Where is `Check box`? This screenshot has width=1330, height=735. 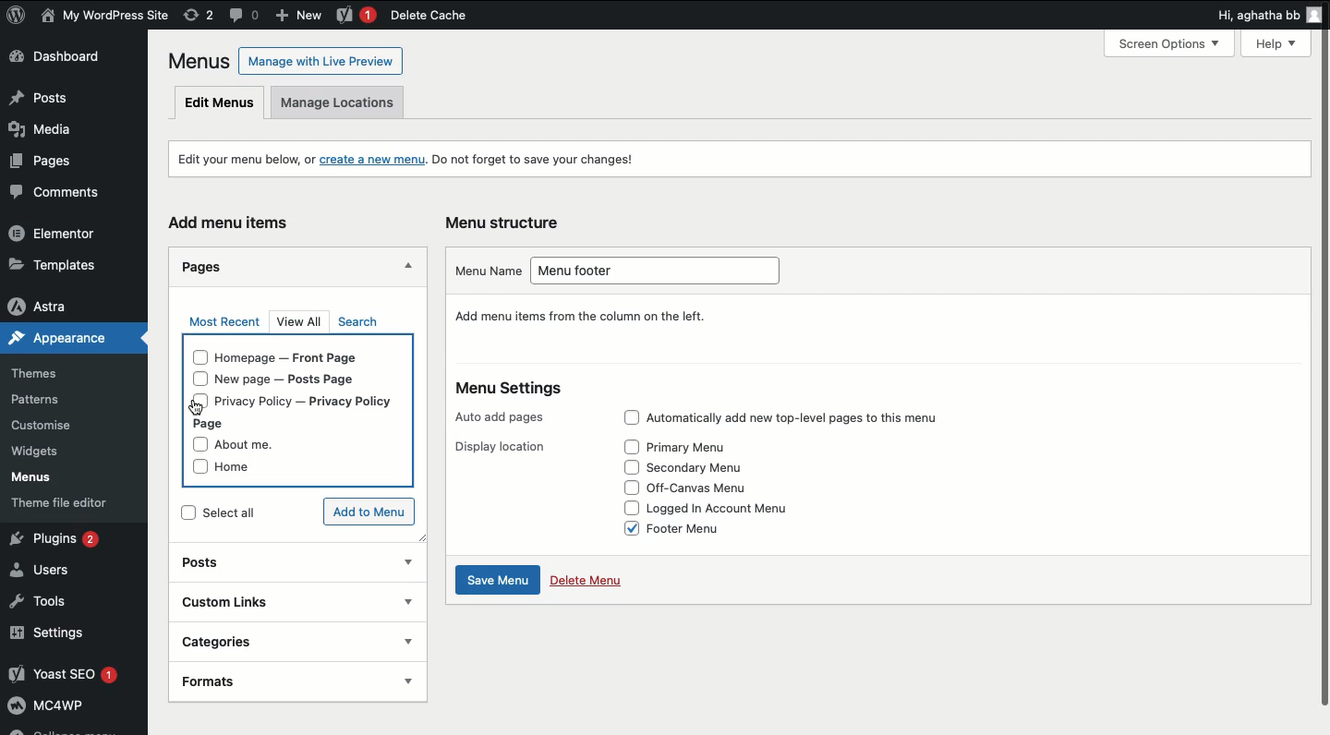
Check box is located at coordinates (629, 466).